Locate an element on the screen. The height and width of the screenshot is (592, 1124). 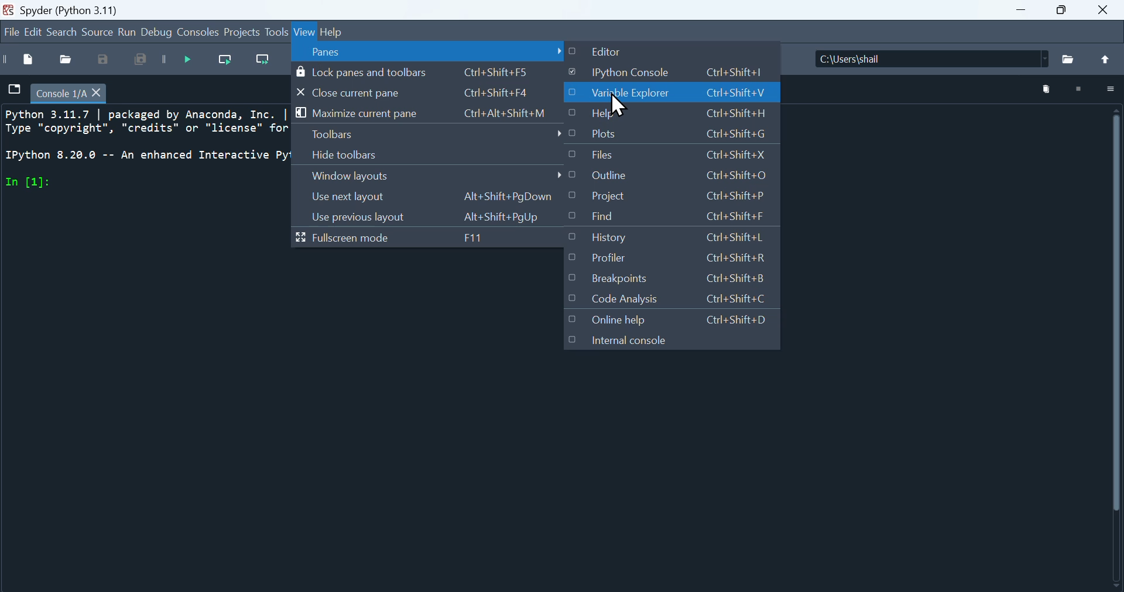
open file is located at coordinates (66, 58).